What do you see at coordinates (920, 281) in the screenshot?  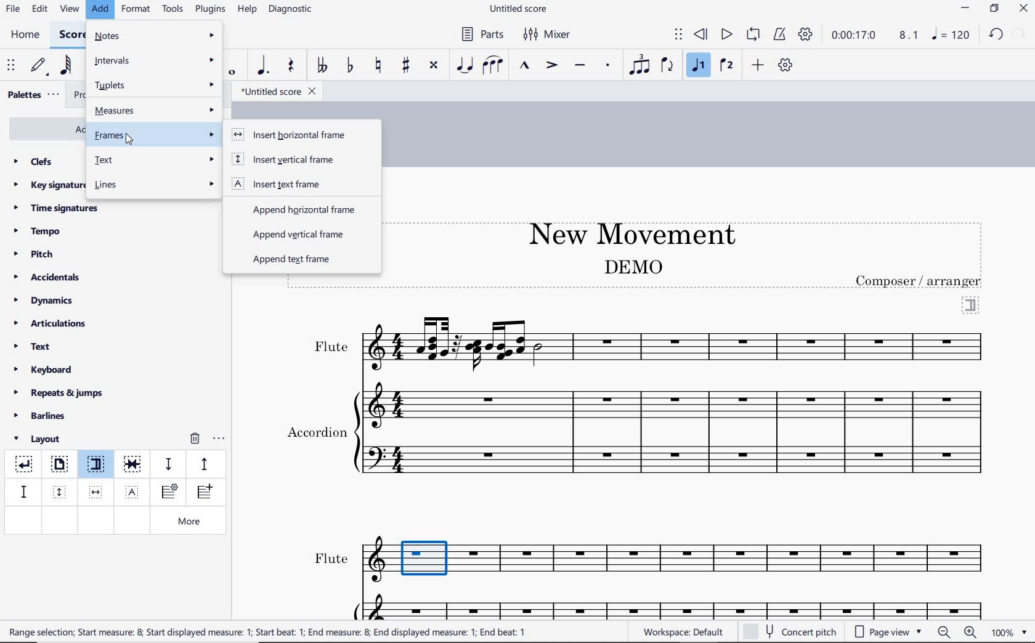 I see `text` at bounding box center [920, 281].